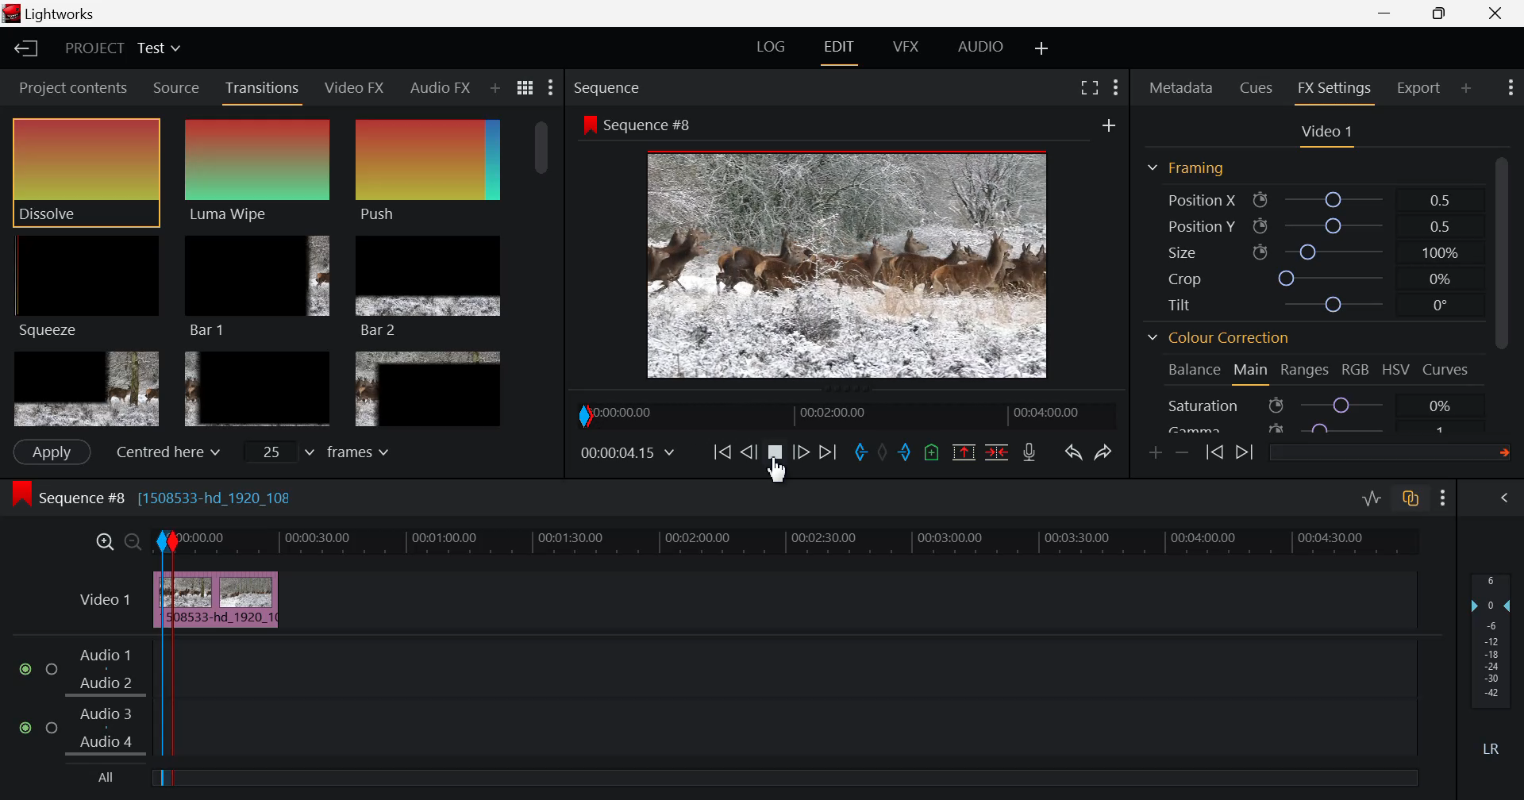 The image size is (1524, 800). What do you see at coordinates (21, 50) in the screenshot?
I see `Back to Homepage` at bounding box center [21, 50].